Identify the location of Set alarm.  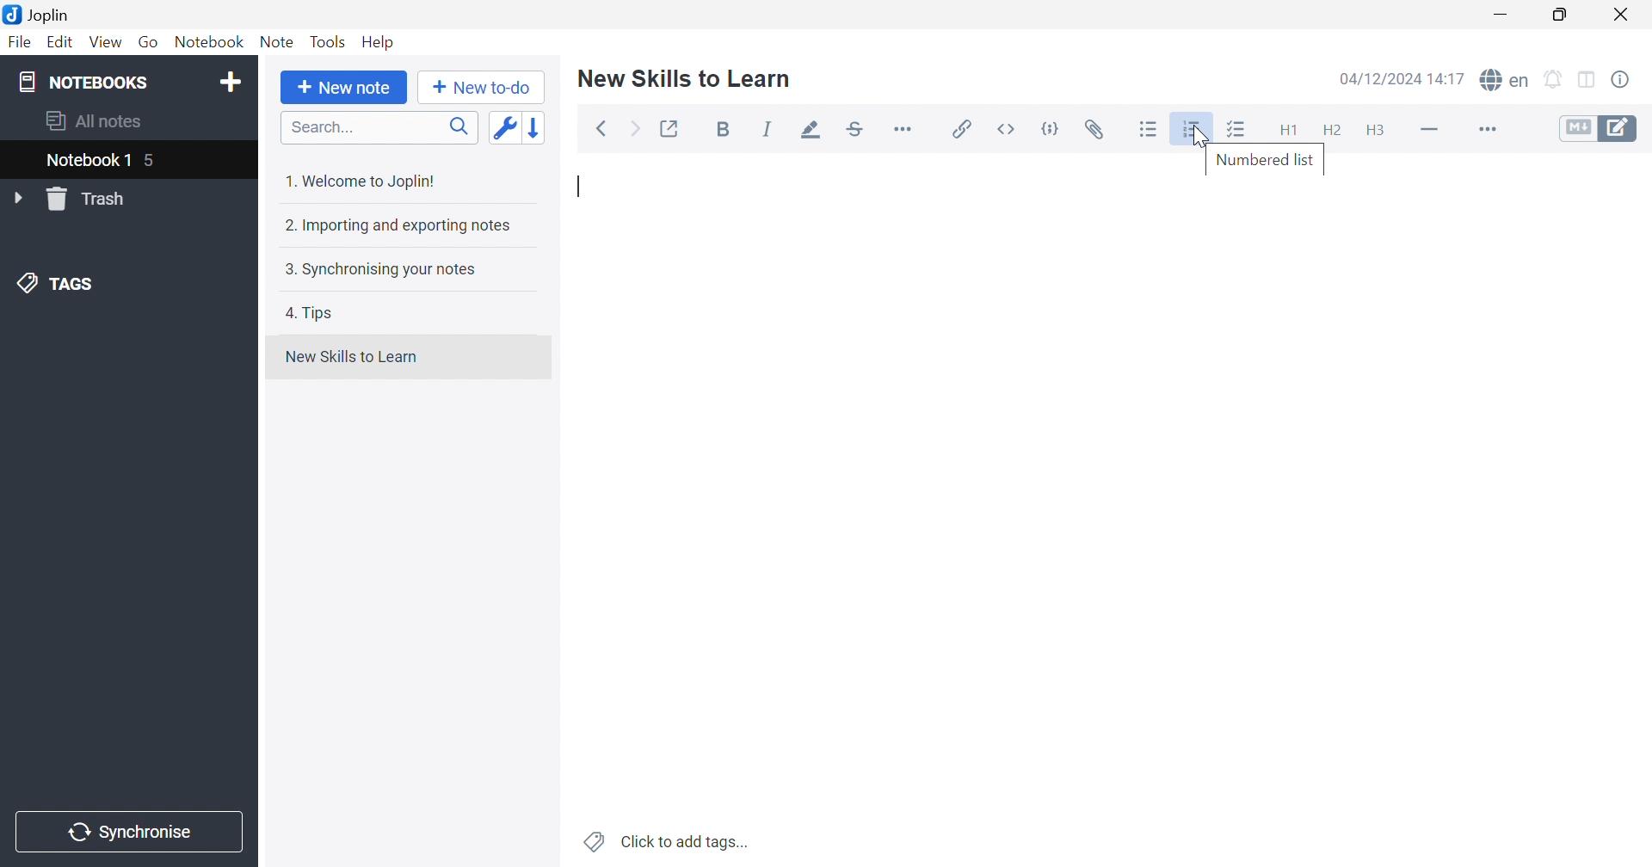
(1554, 80).